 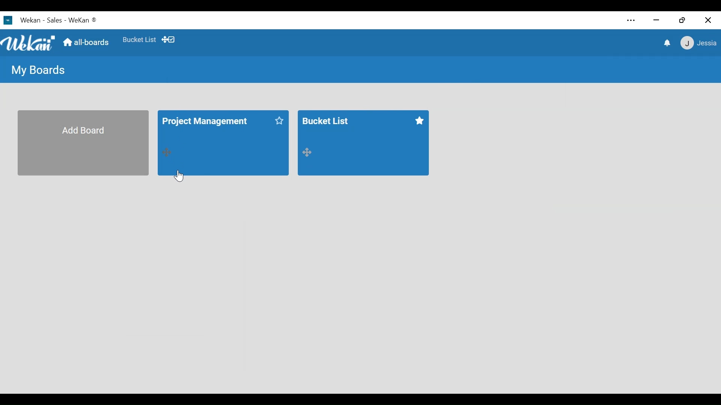 I want to click on bucket list, so click(x=294, y=143).